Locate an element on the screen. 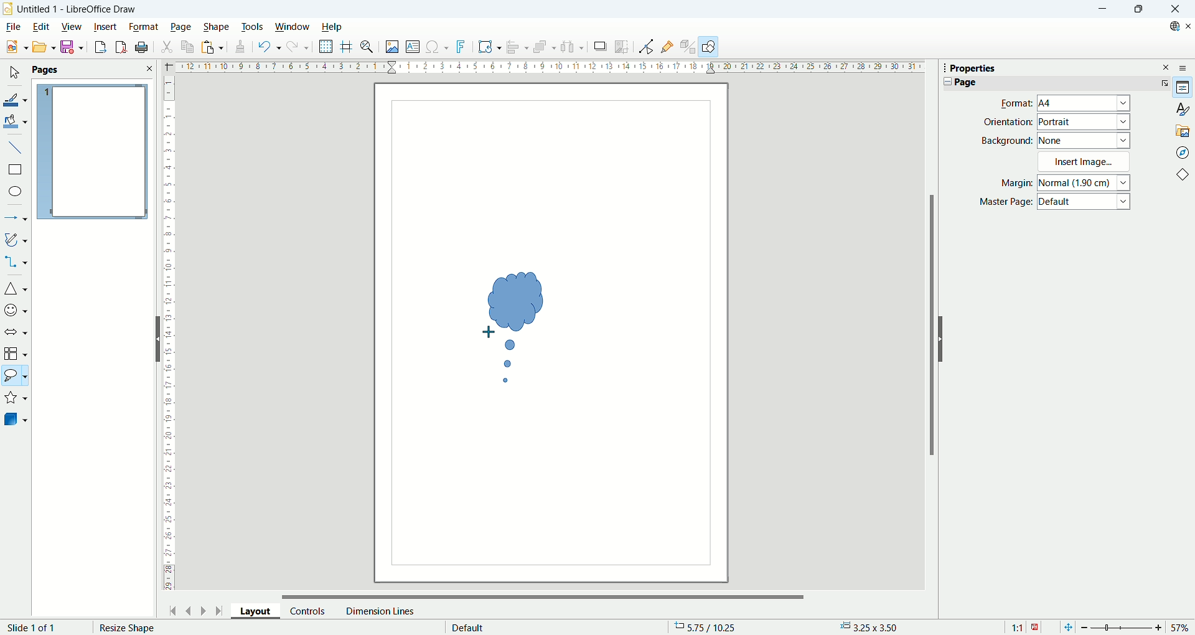 The width and height of the screenshot is (1195, 635). solid arrow is located at coordinates (16, 331).